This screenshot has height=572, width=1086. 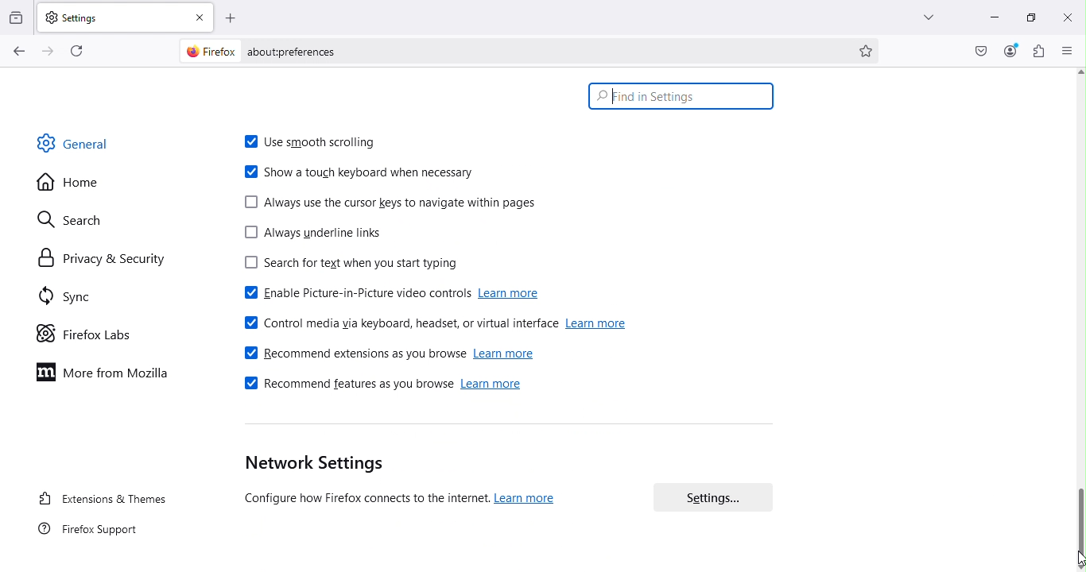 What do you see at coordinates (356, 174) in the screenshot?
I see `Show a touch keyboard when necessary` at bounding box center [356, 174].